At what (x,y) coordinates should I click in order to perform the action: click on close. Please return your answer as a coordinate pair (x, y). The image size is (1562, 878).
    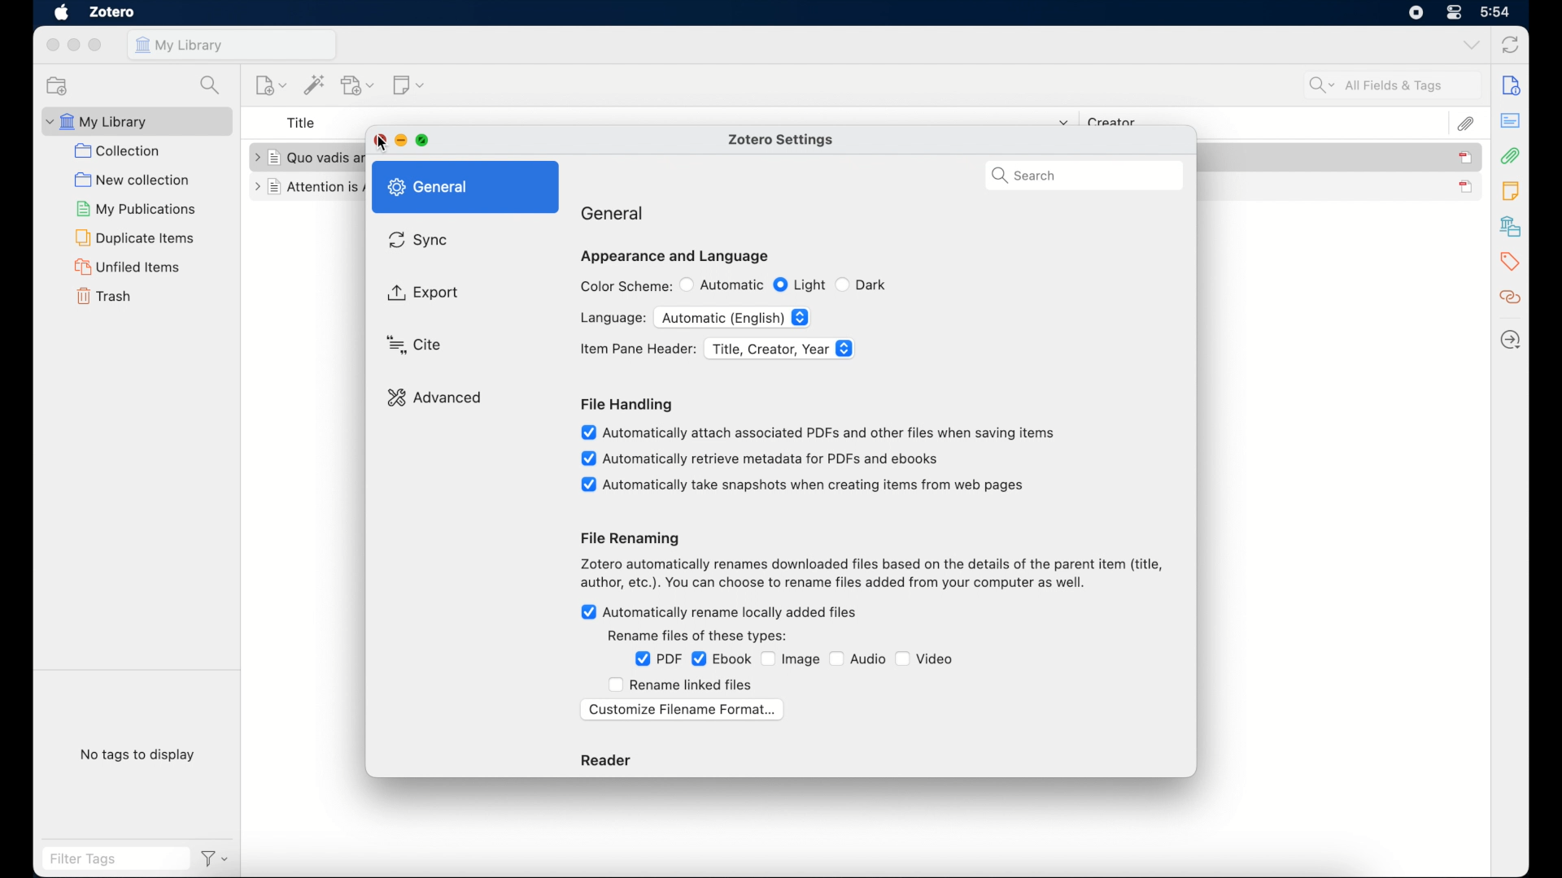
    Looking at the image, I should click on (50, 44).